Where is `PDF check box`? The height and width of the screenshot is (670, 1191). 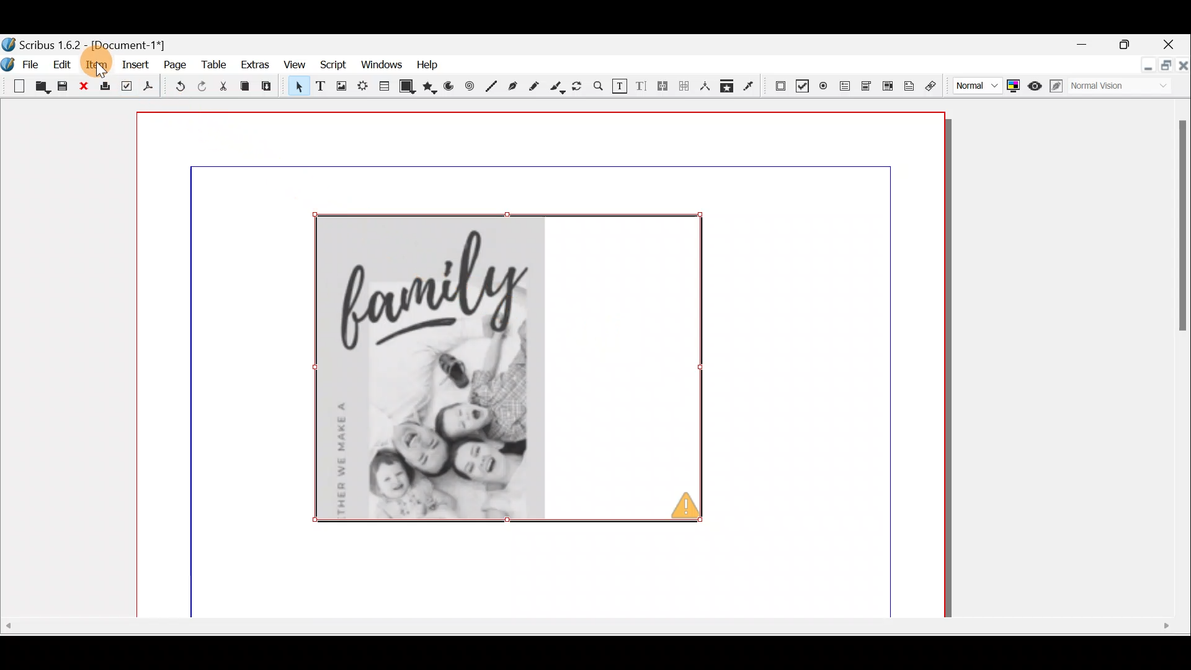 PDF check box is located at coordinates (801, 84).